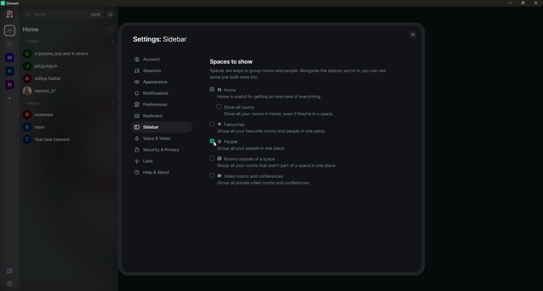 The width and height of the screenshot is (543, 291). What do you see at coordinates (233, 61) in the screenshot?
I see `spaces to show` at bounding box center [233, 61].